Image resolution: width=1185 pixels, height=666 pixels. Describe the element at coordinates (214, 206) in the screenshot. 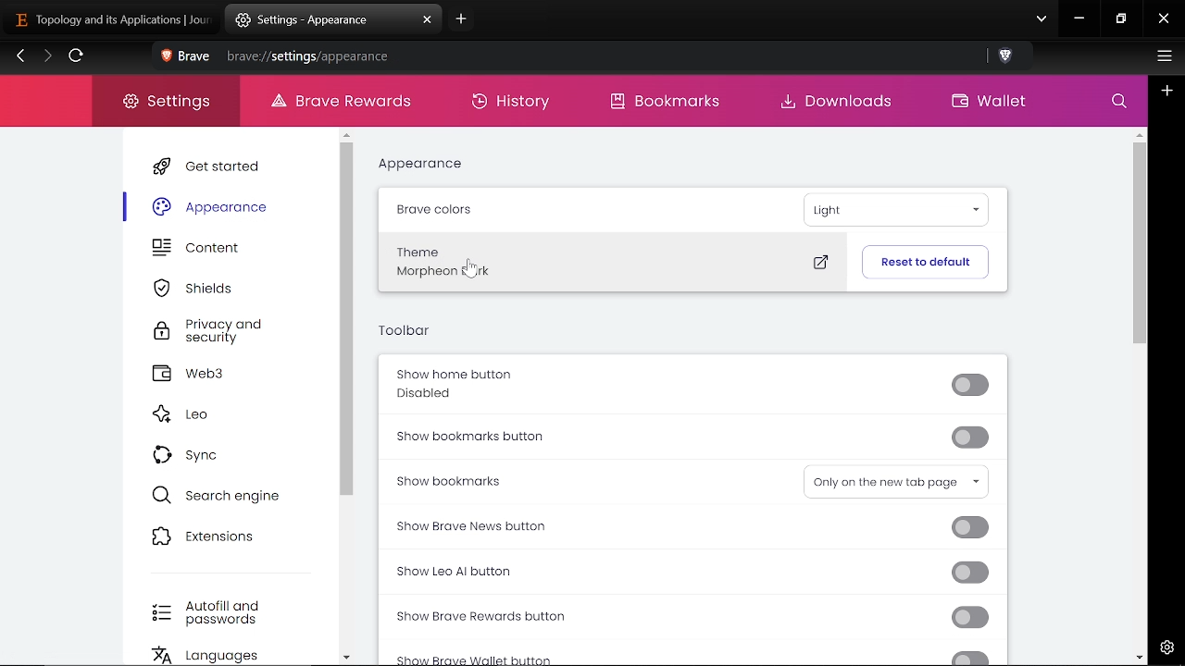

I see `Appearences` at that location.